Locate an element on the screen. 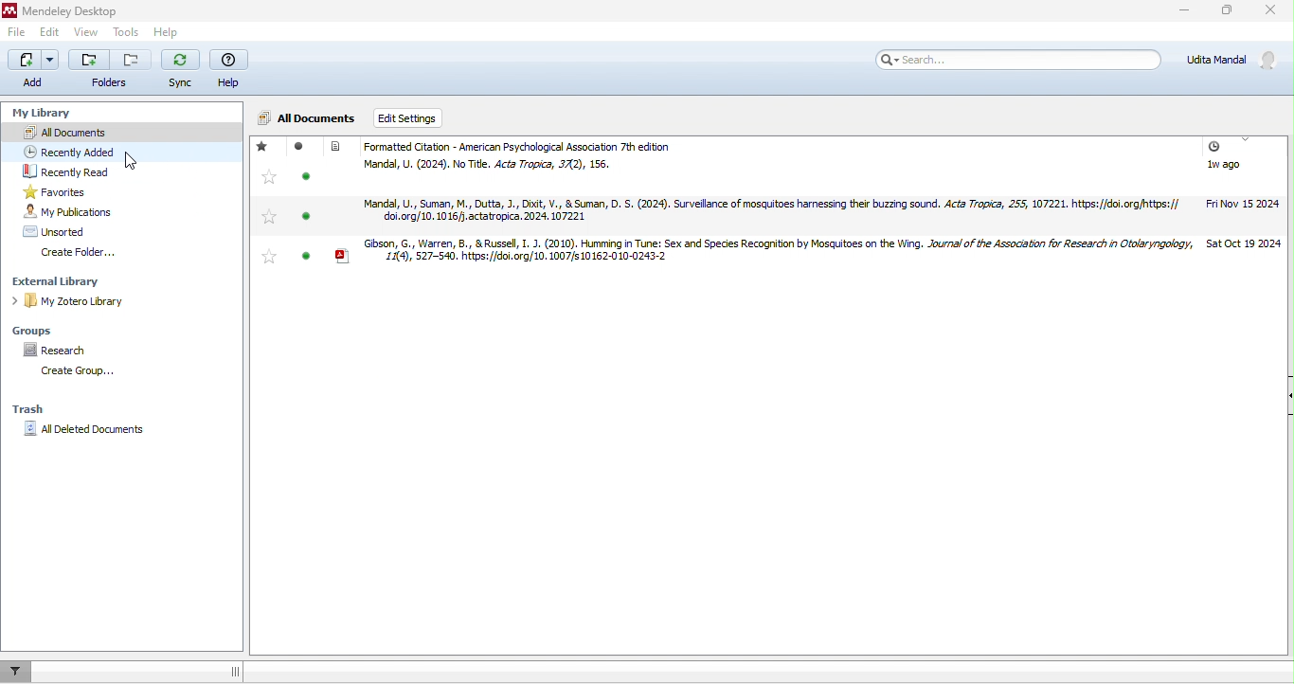 This screenshot has height=684, width=1294. favorites is located at coordinates (268, 176).